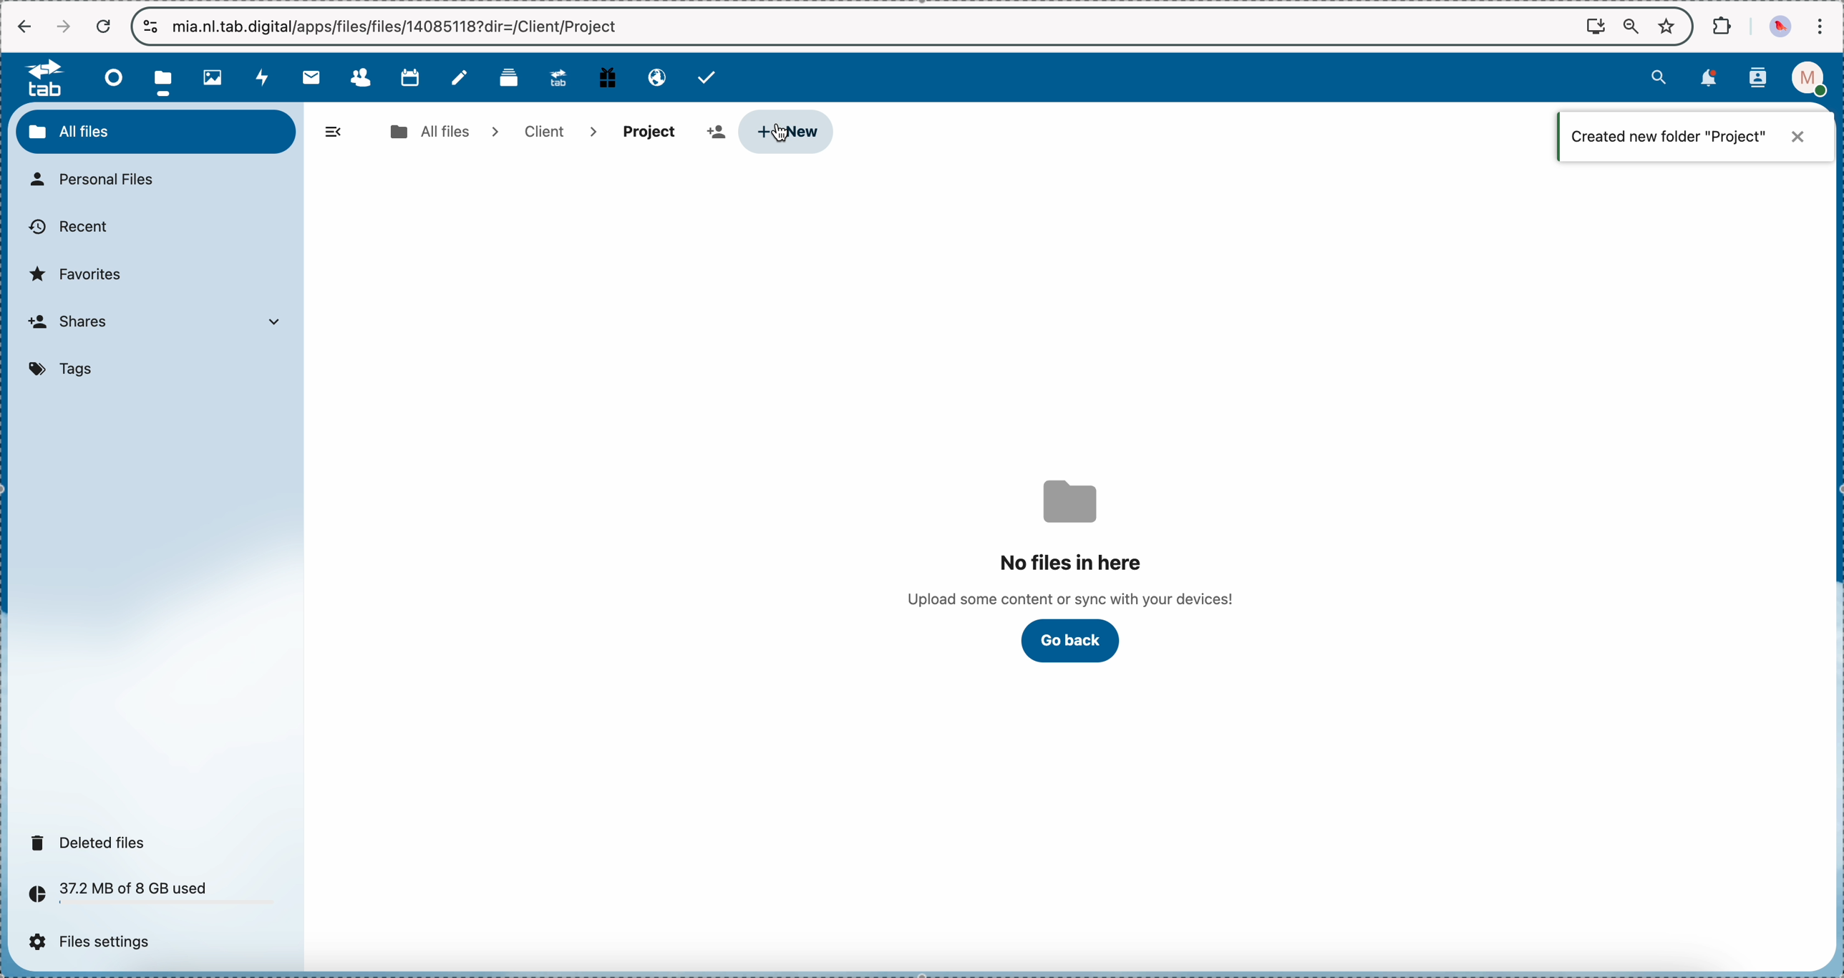 This screenshot has height=978, width=1844. Describe the element at coordinates (512, 76) in the screenshot. I see `deck` at that location.